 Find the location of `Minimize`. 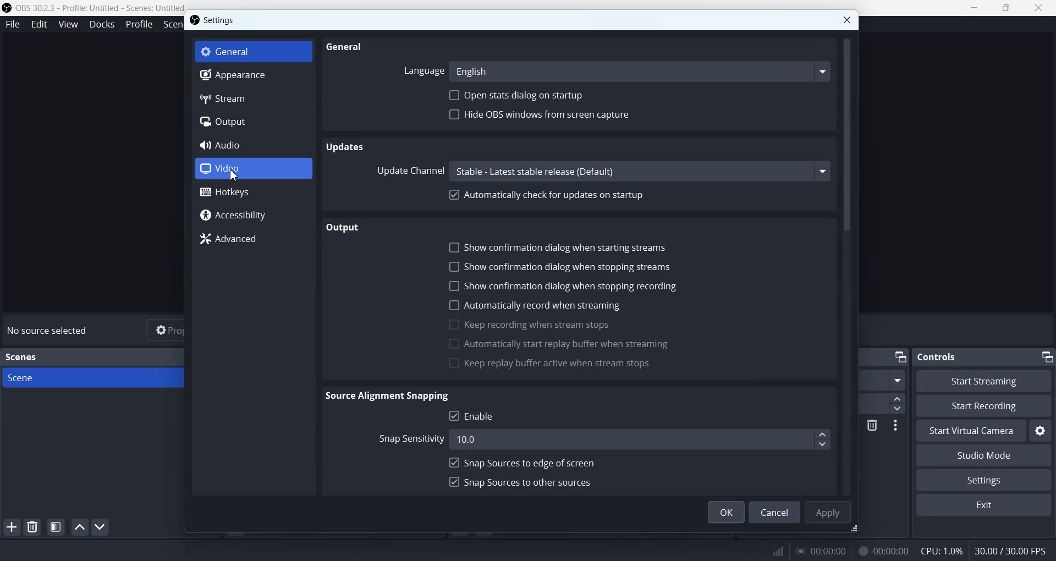

Minimize is located at coordinates (1046, 356).